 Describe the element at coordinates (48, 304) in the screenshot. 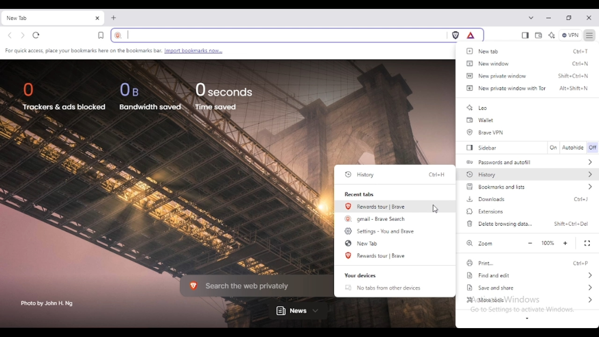

I see `photo by John H. Ng` at that location.